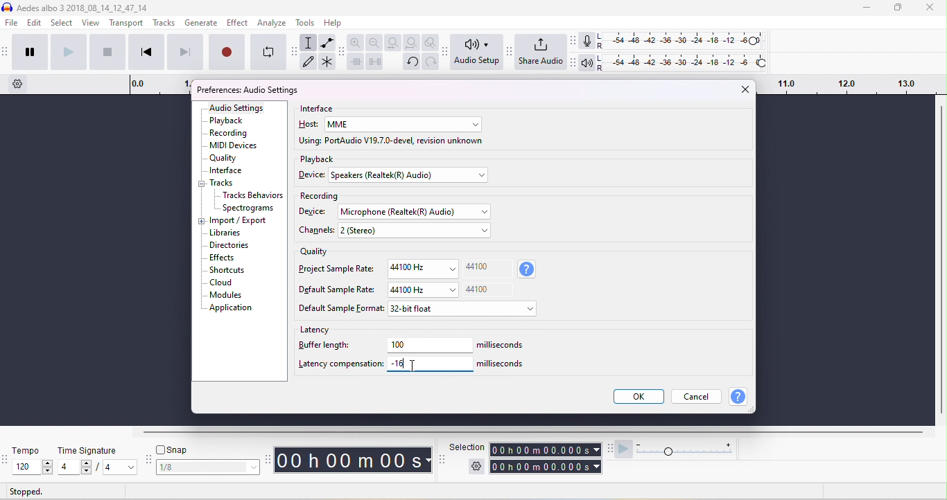  Describe the element at coordinates (686, 41) in the screenshot. I see `recording level` at that location.